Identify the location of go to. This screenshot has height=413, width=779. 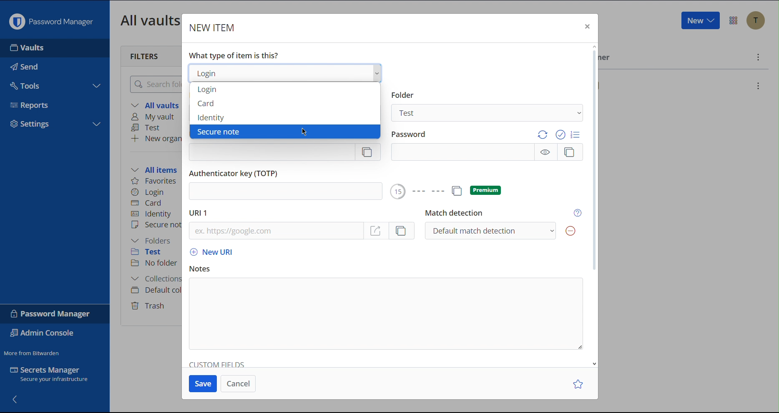
(377, 231).